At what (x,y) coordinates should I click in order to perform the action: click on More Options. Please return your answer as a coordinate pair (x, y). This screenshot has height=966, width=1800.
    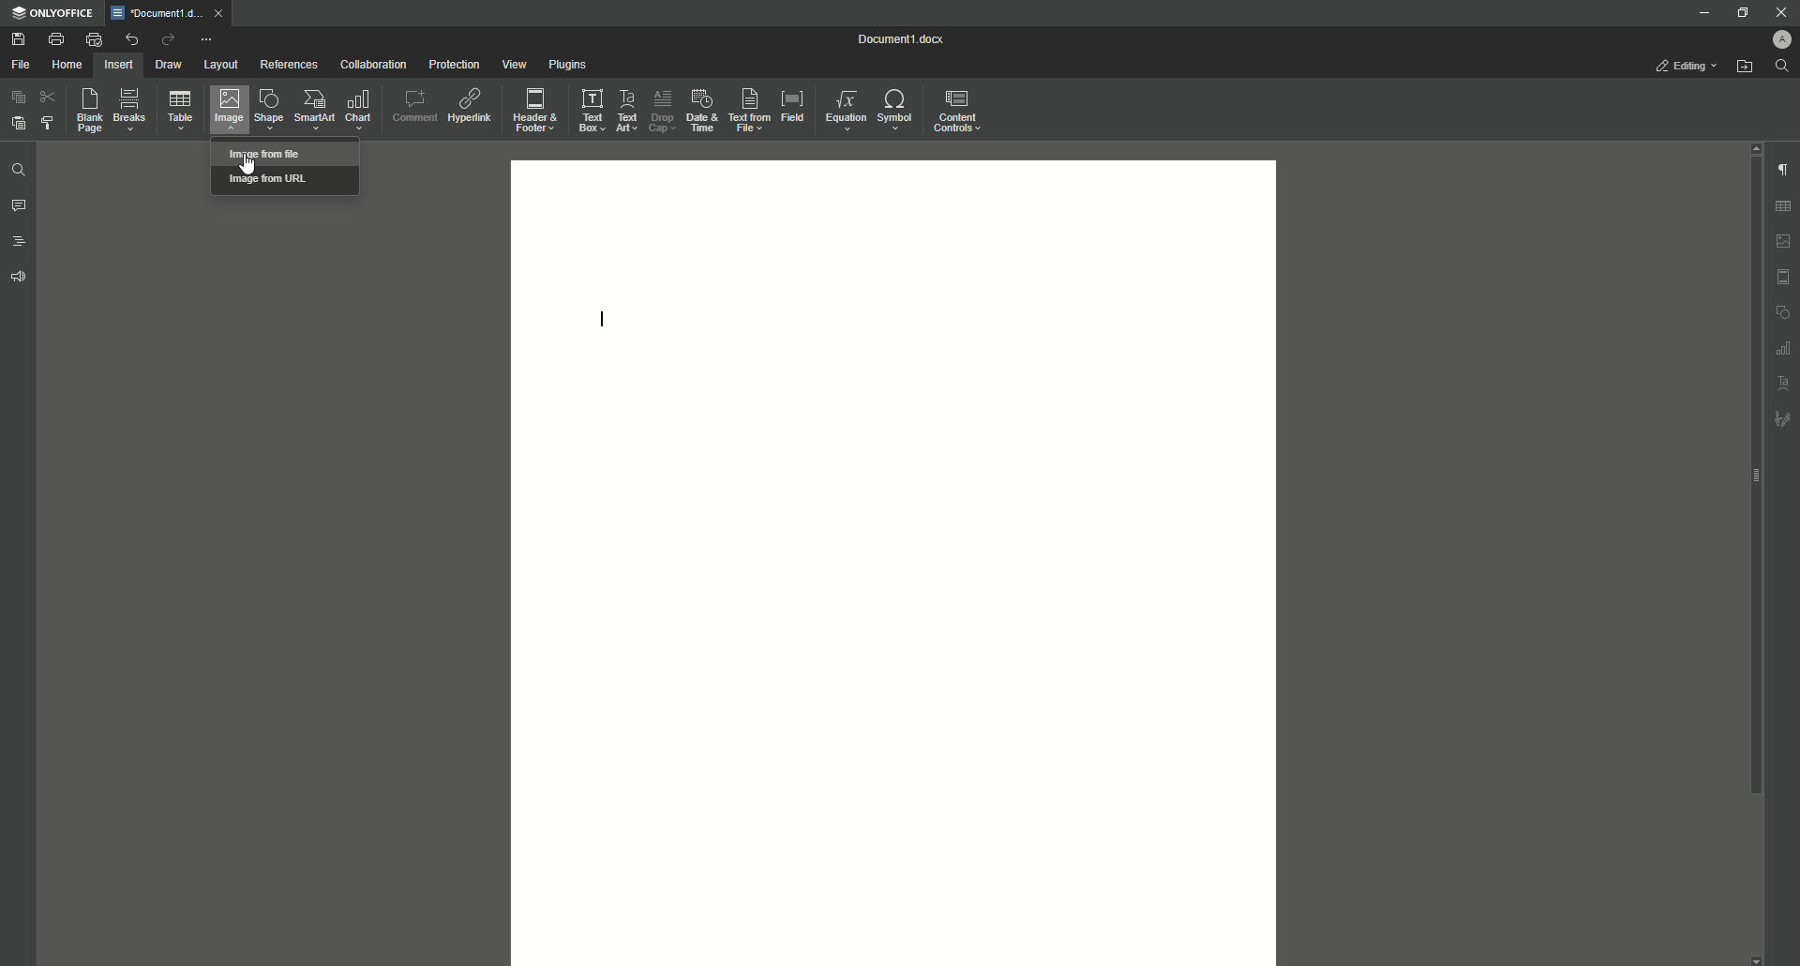
    Looking at the image, I should click on (209, 39).